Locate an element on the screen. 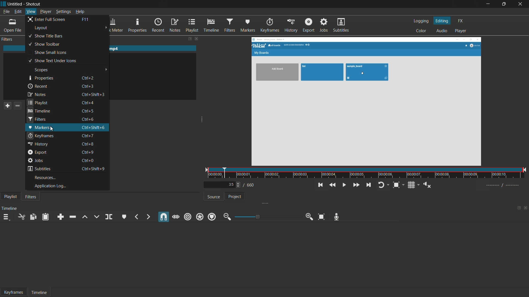  subtitles is located at coordinates (341, 25).